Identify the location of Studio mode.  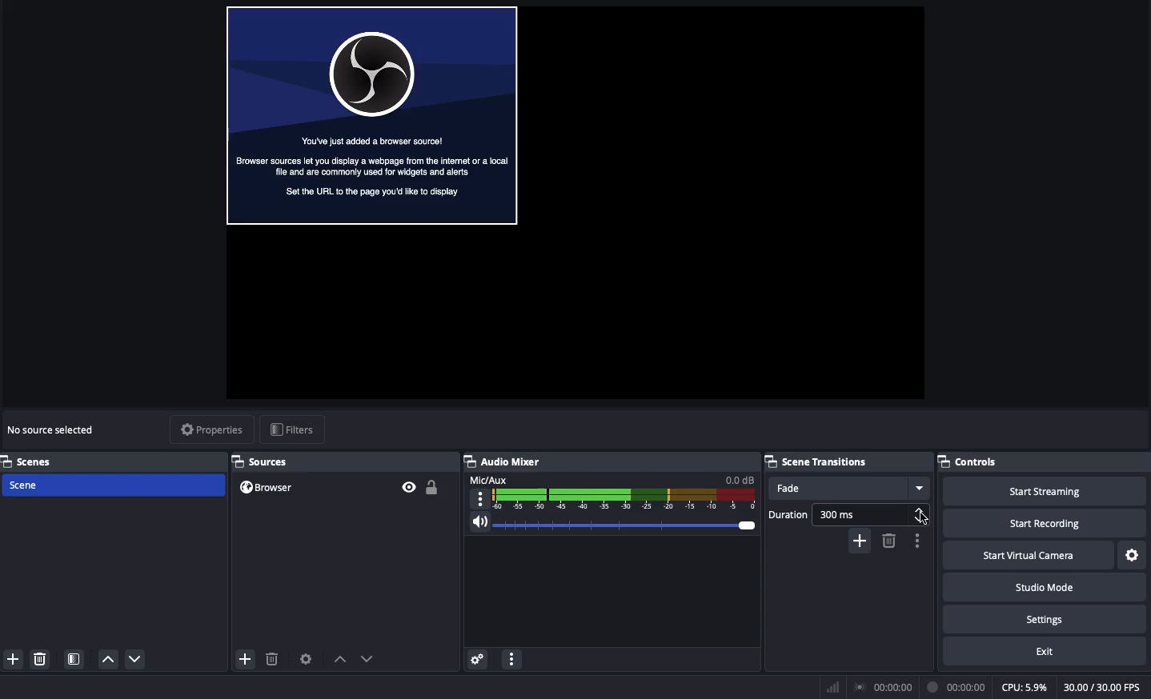
(1041, 587).